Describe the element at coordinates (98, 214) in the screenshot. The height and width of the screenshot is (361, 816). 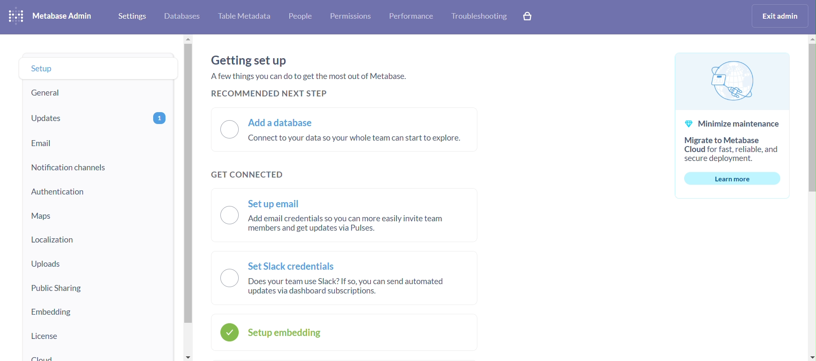
I see `maps` at that location.